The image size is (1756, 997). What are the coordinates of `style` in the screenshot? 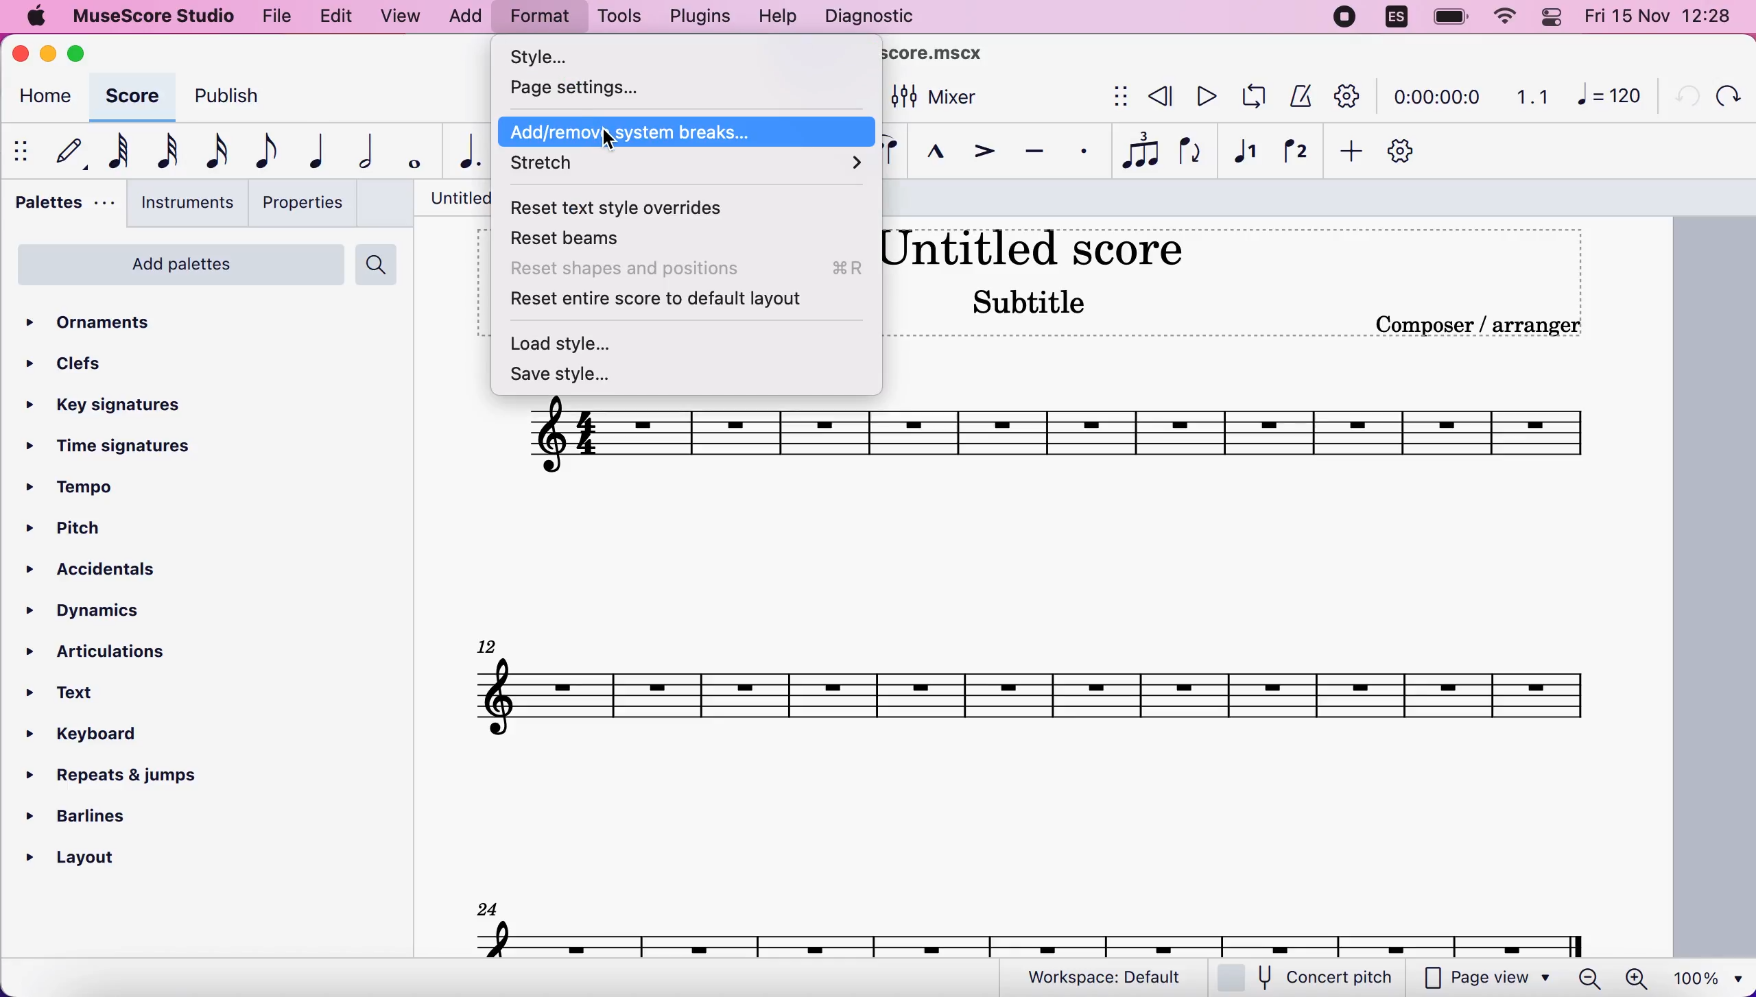 It's located at (594, 56).